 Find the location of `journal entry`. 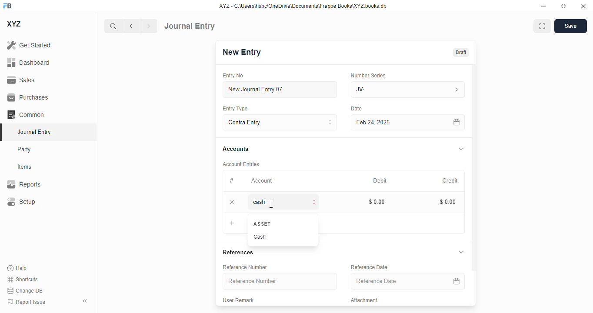

journal entry is located at coordinates (190, 26).